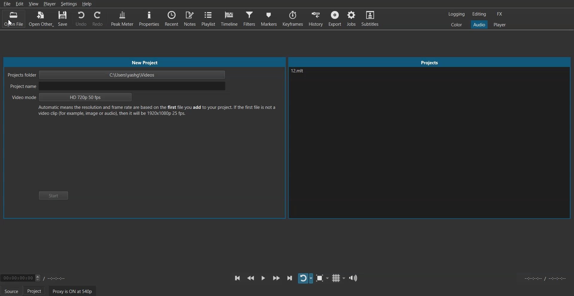 The height and width of the screenshot is (296, 574). Describe the element at coordinates (40, 19) in the screenshot. I see `Open Other` at that location.